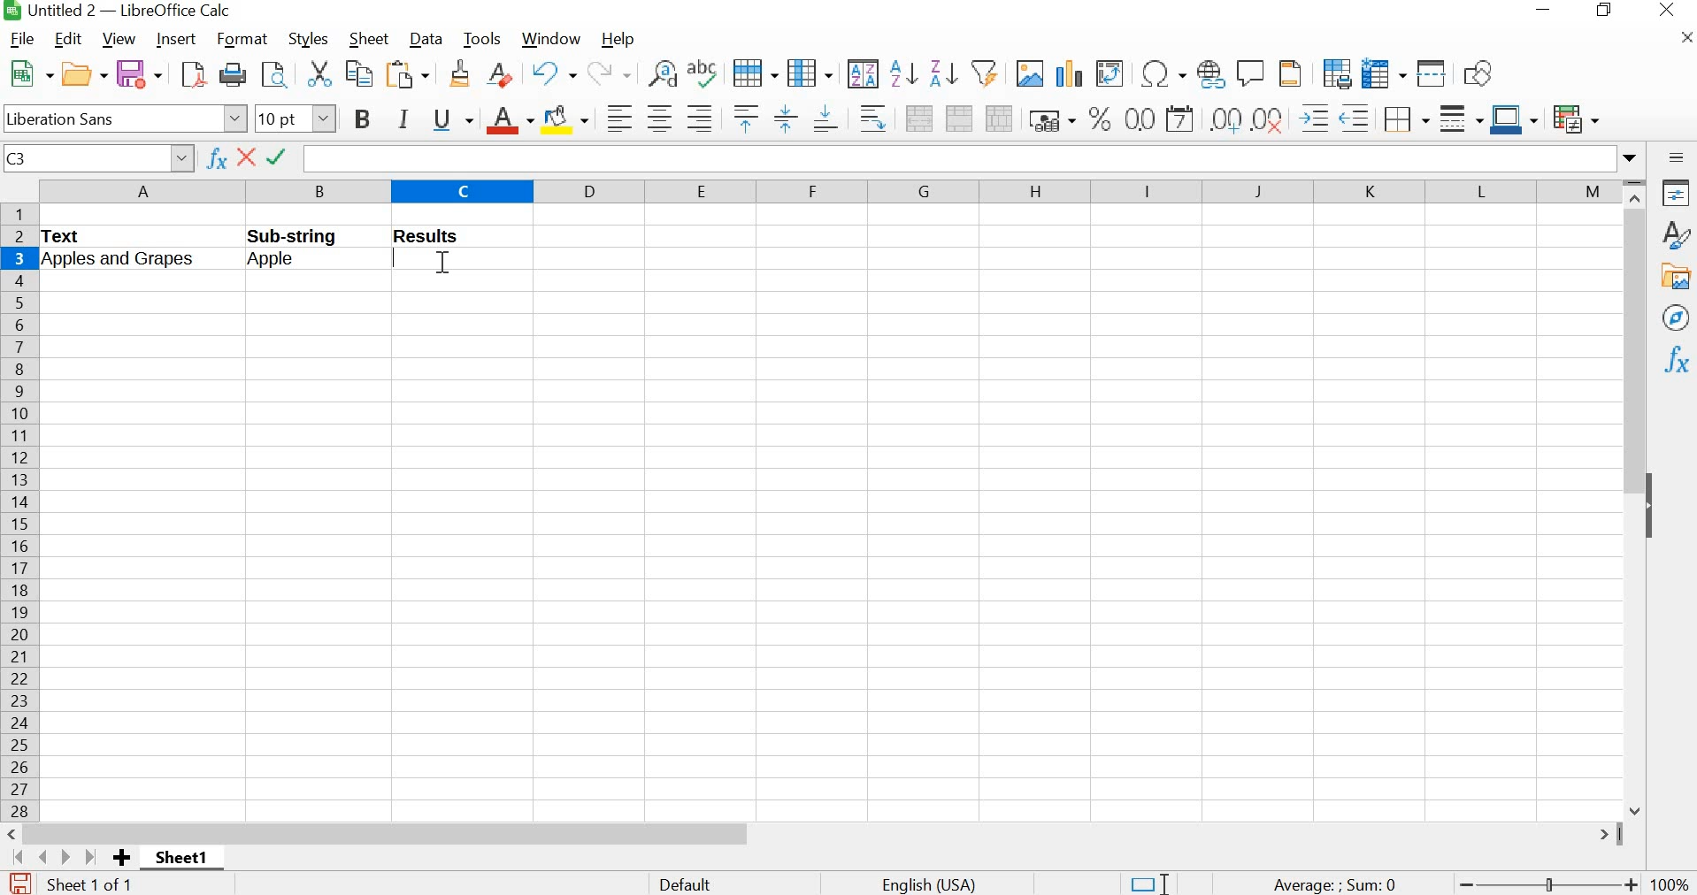 Image resolution: width=1697 pixels, height=895 pixels. I want to click on file, so click(19, 38).